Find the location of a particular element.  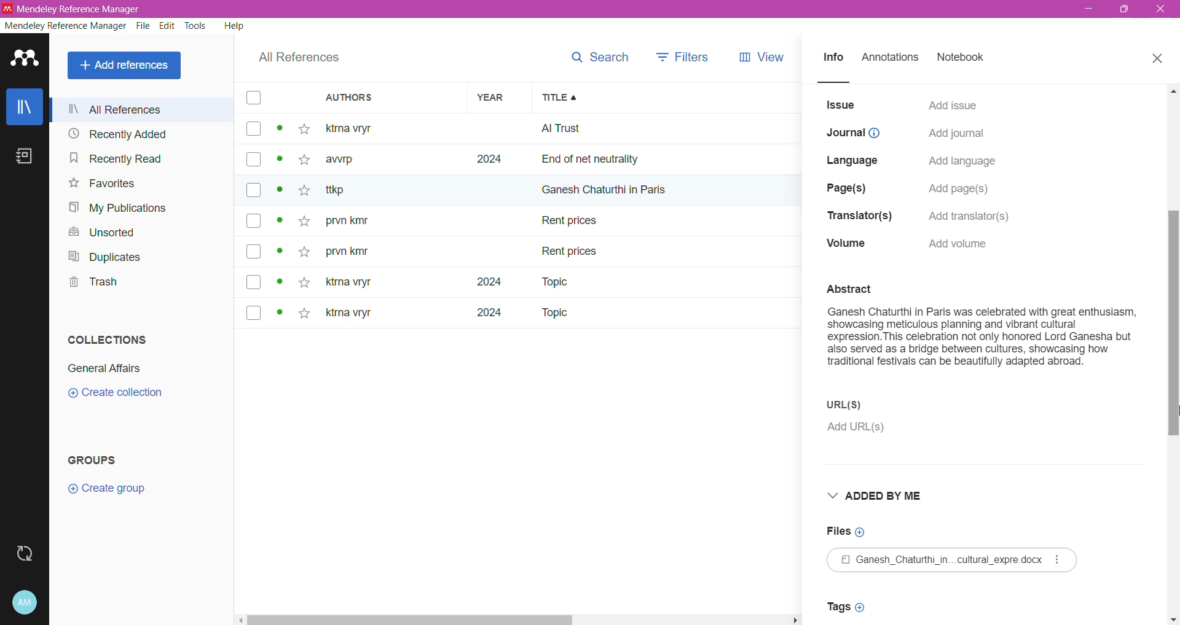

Author names of the references in the Library is located at coordinates (393, 220).